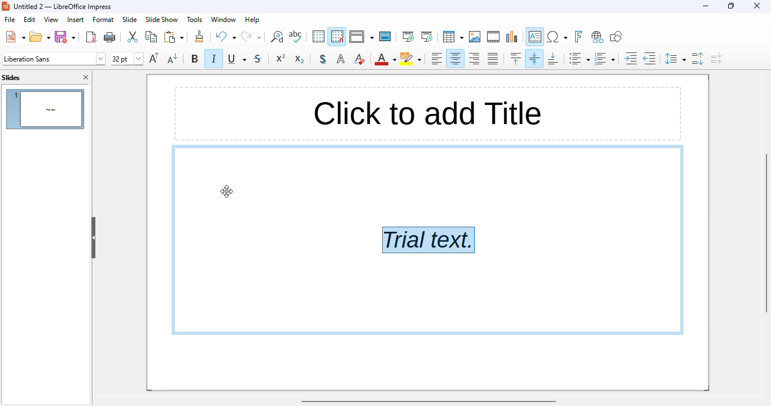 The image size is (771, 406). What do you see at coordinates (15, 36) in the screenshot?
I see `new` at bounding box center [15, 36].